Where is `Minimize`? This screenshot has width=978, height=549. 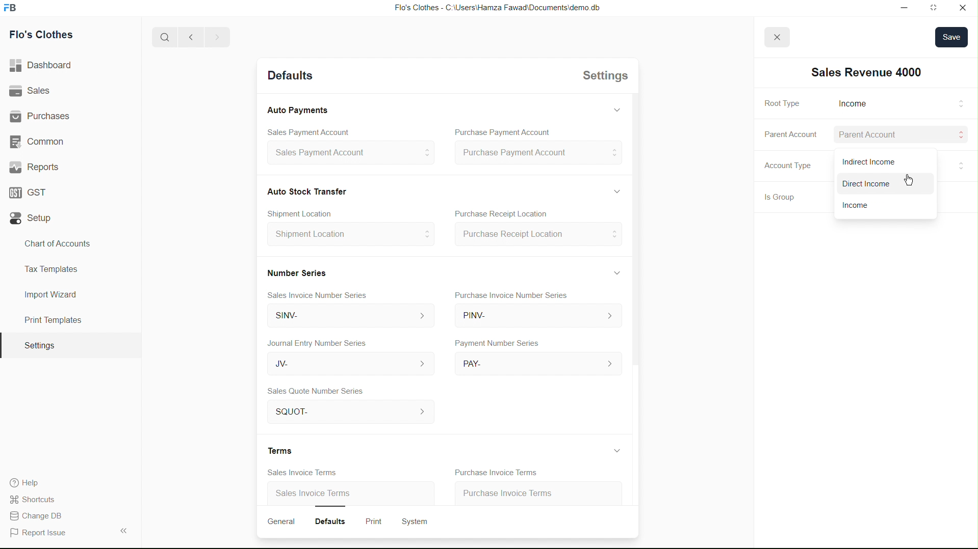 Minimize is located at coordinates (893, 7).